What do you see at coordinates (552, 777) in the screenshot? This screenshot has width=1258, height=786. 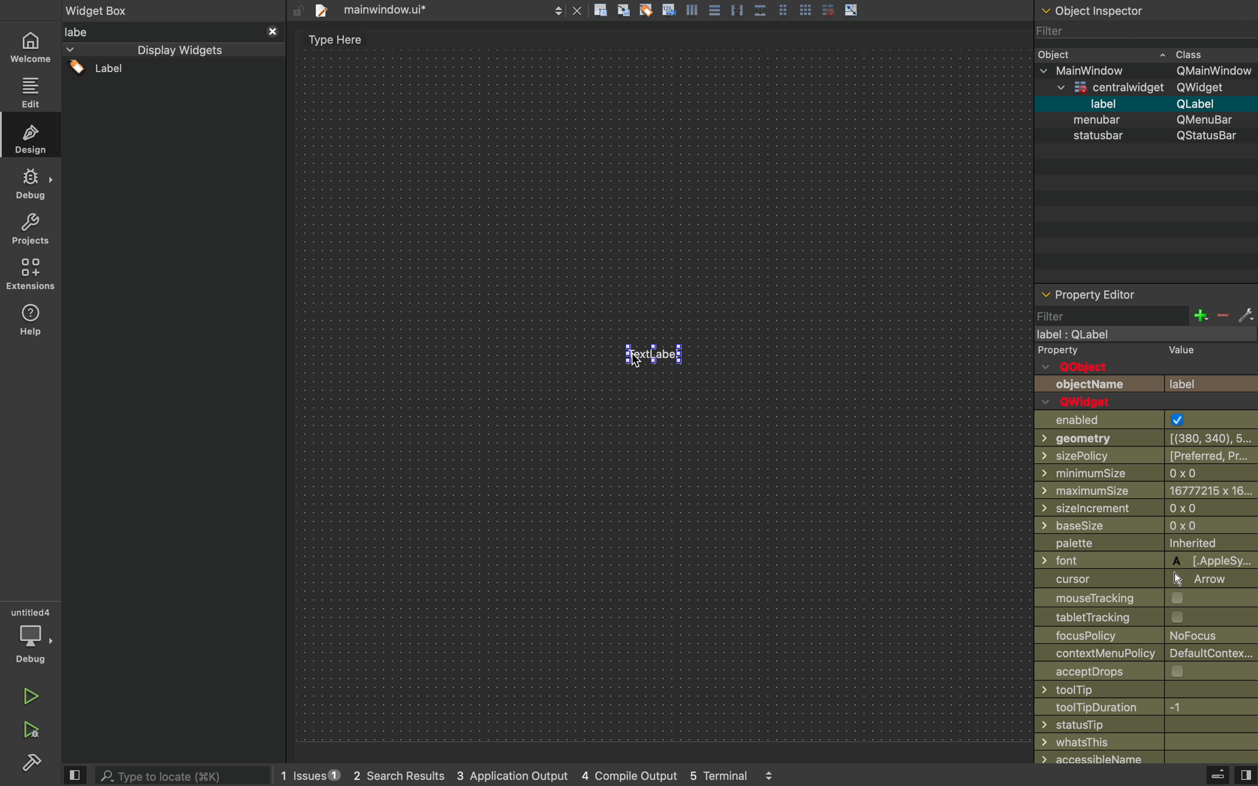 I see `logs` at bounding box center [552, 777].